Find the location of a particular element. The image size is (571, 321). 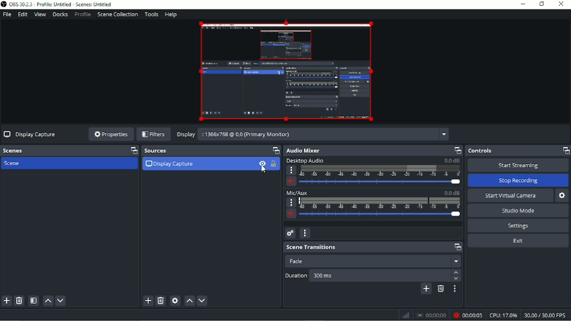

Display capture is located at coordinates (170, 163).